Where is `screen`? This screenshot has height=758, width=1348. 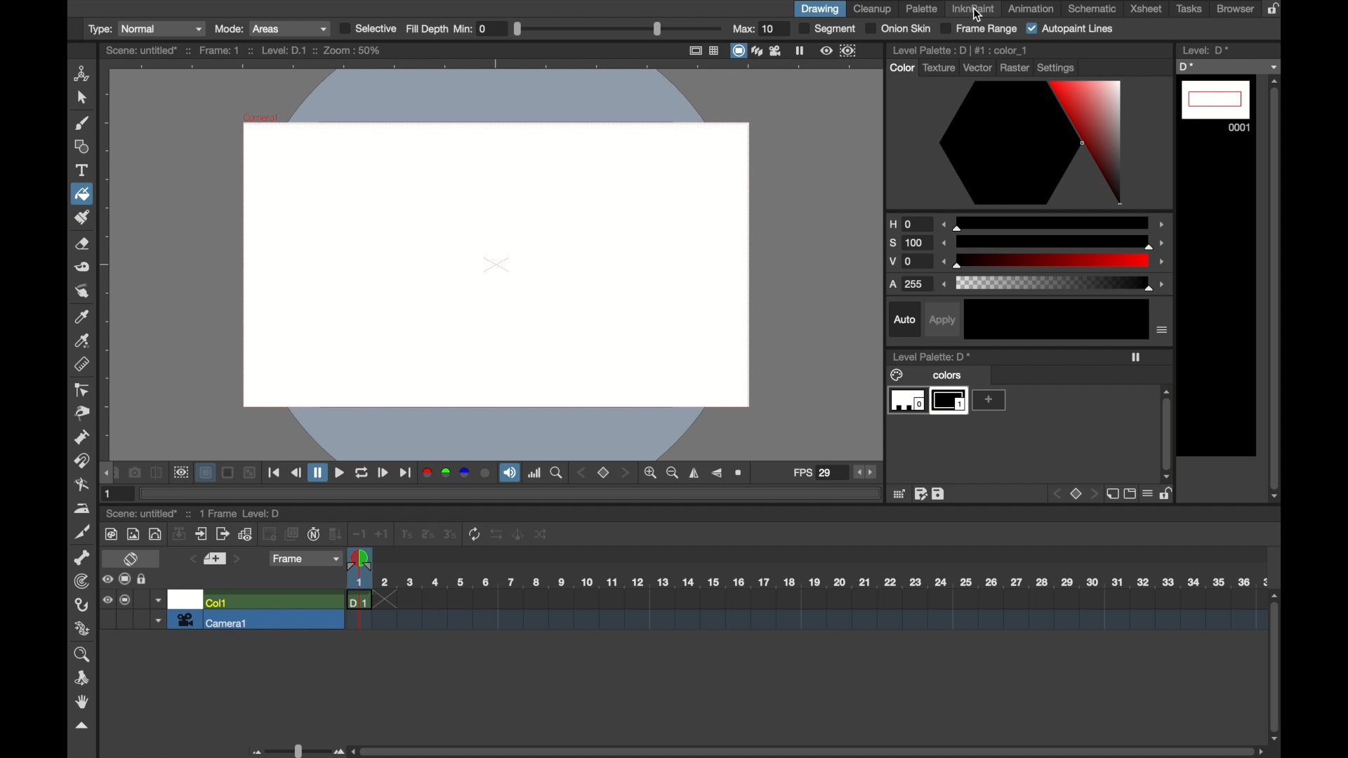 screen is located at coordinates (126, 600).